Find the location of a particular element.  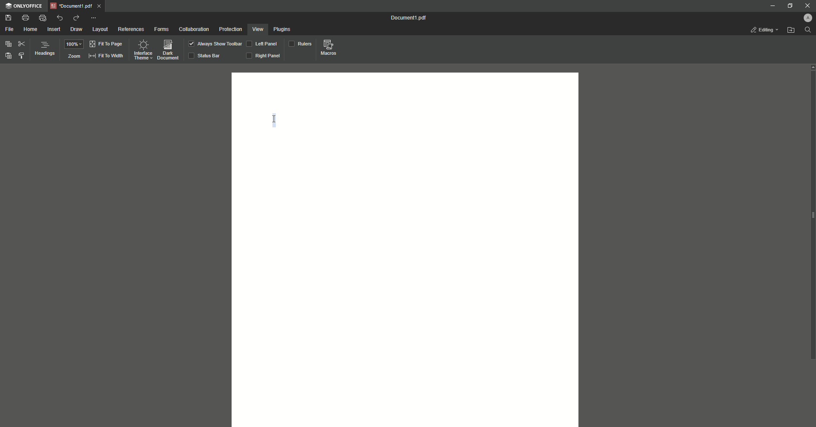

Fit to page is located at coordinates (106, 45).